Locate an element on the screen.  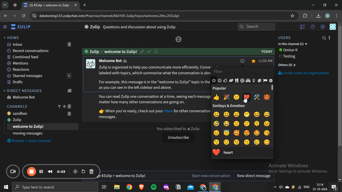
laughing is located at coordinates (257, 114).